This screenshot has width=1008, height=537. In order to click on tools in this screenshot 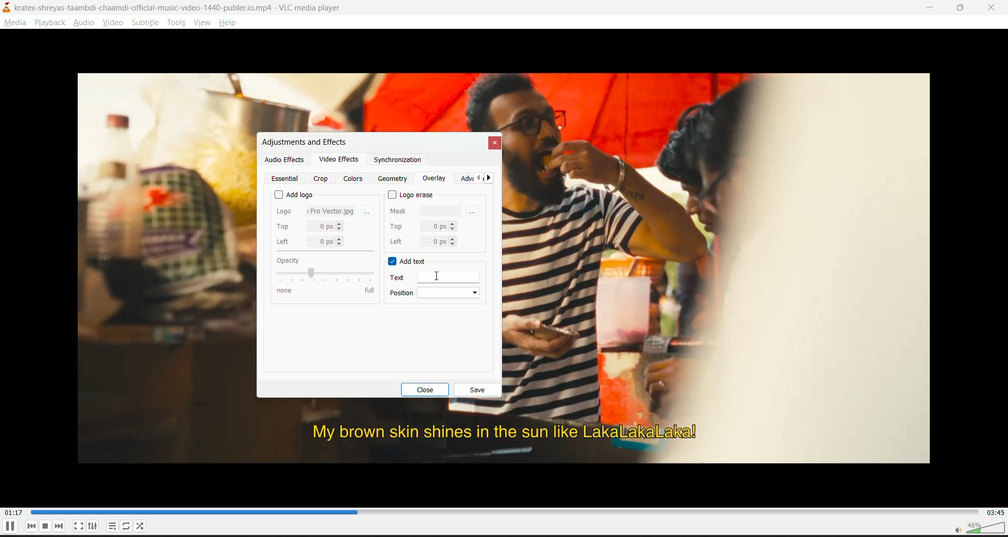, I will do `click(175, 24)`.